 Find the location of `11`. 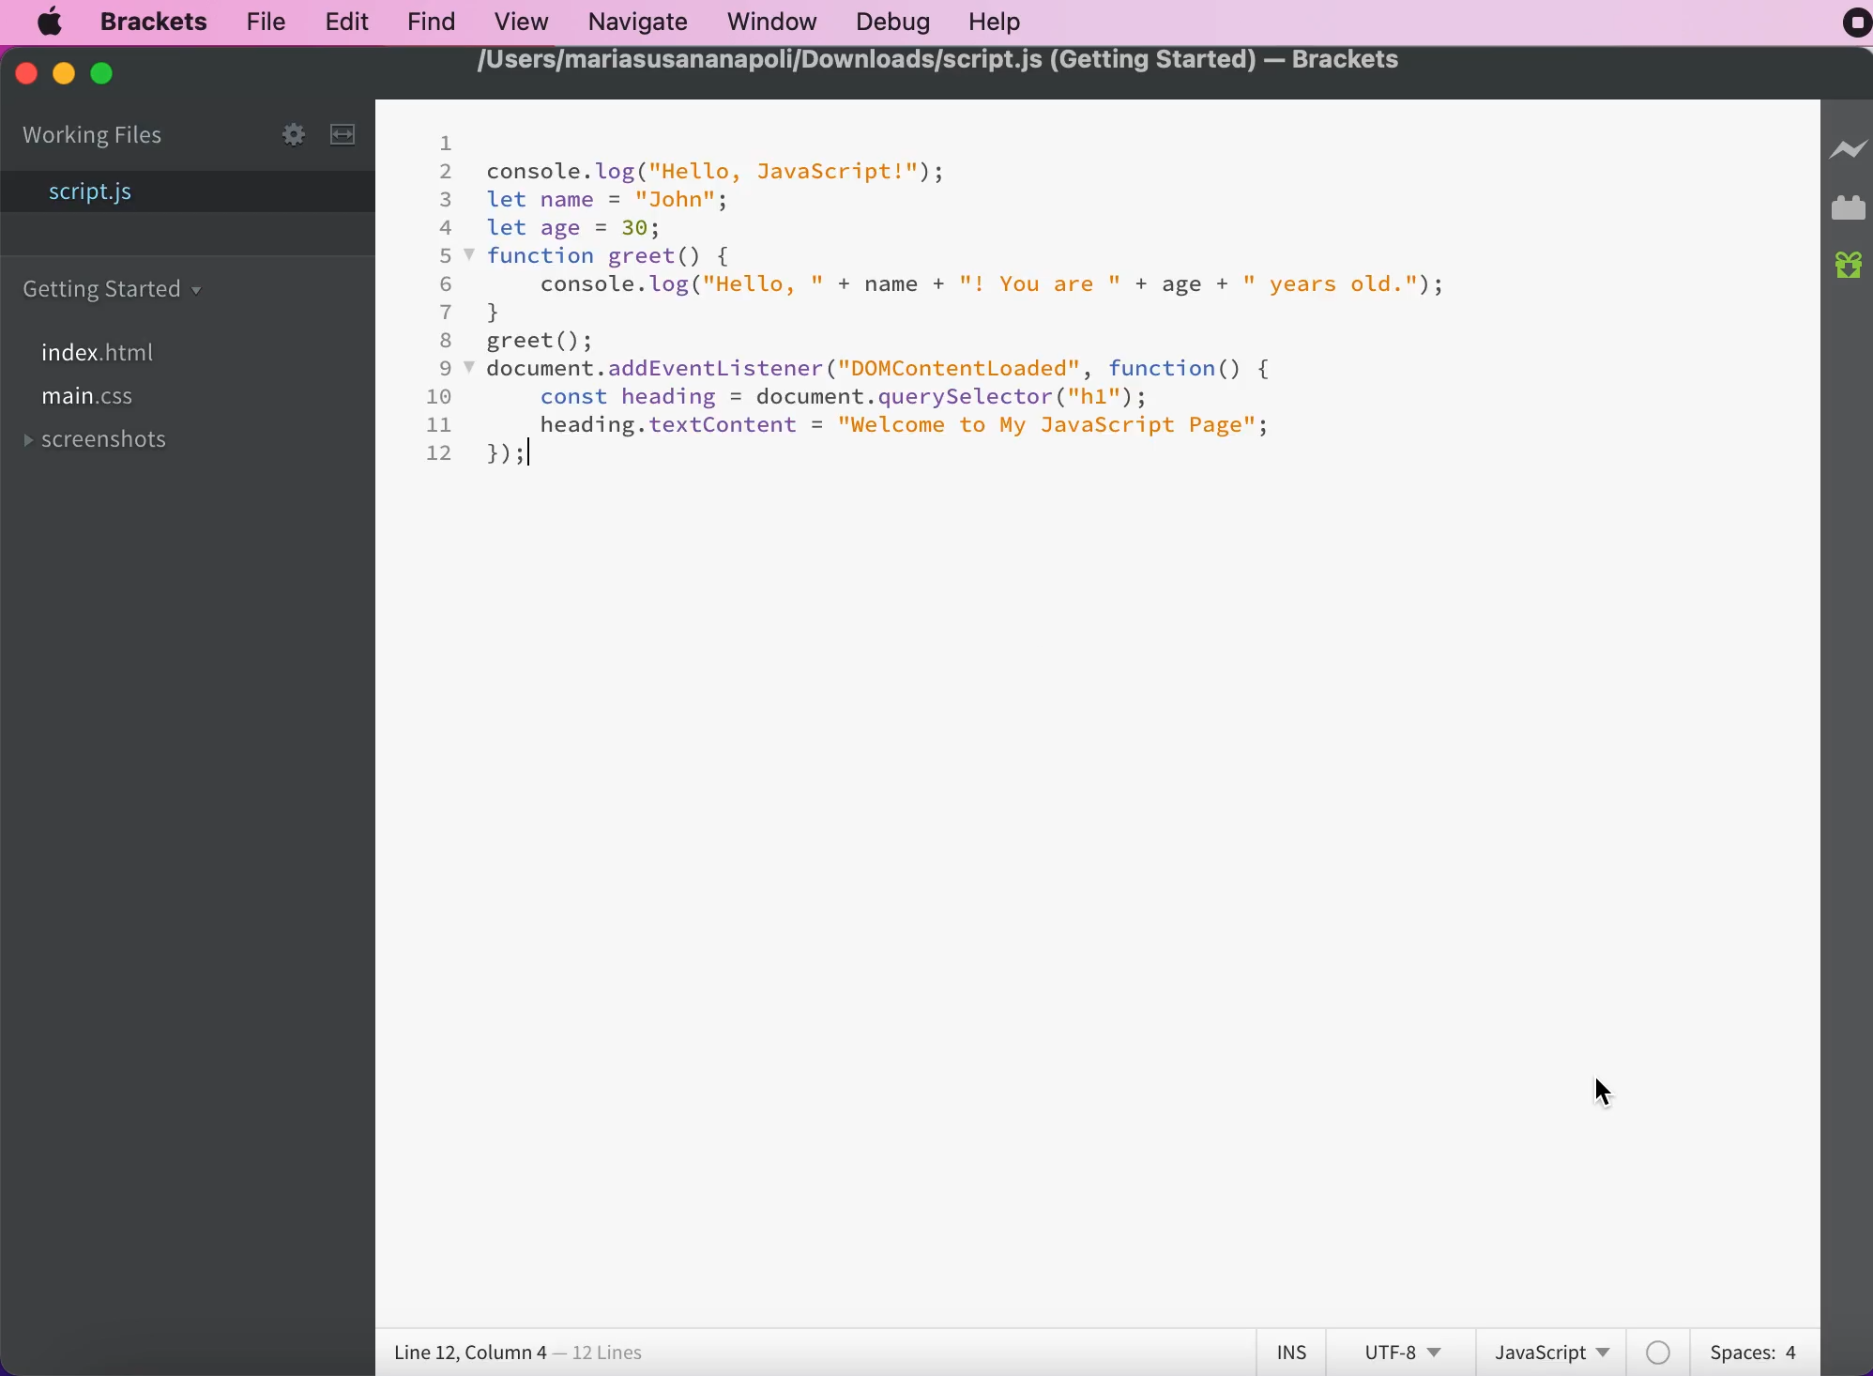

11 is located at coordinates (440, 424).